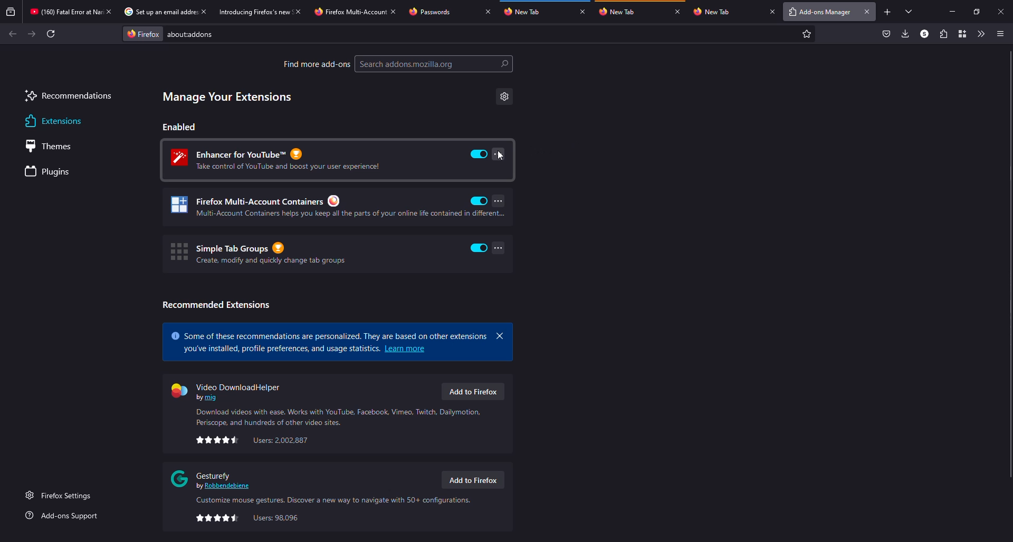 The height and width of the screenshot is (542, 1013). I want to click on info, so click(340, 417).